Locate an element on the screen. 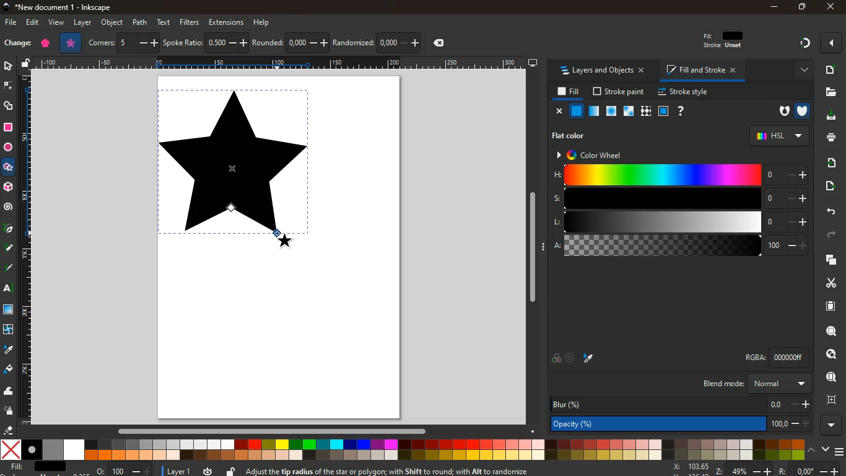  3d tool is located at coordinates (8, 187).